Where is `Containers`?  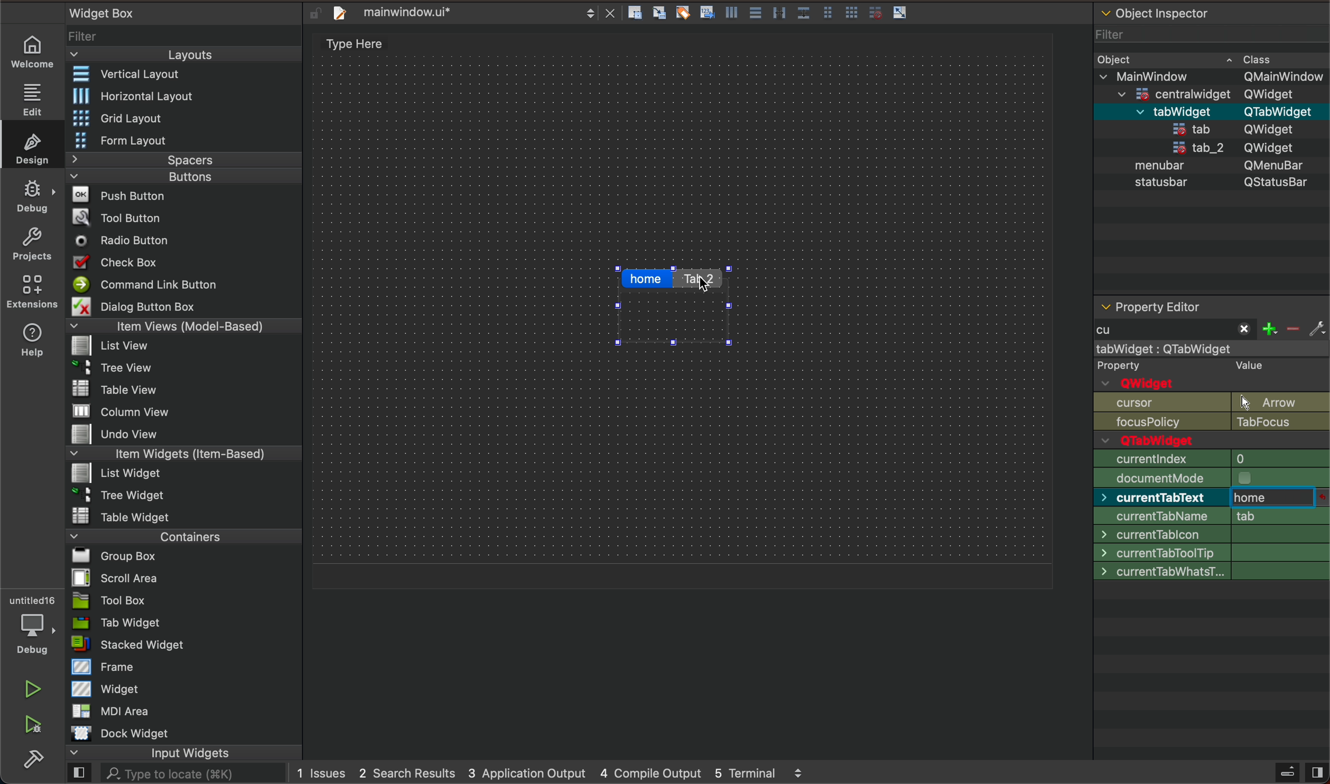 Containers is located at coordinates (181, 535).